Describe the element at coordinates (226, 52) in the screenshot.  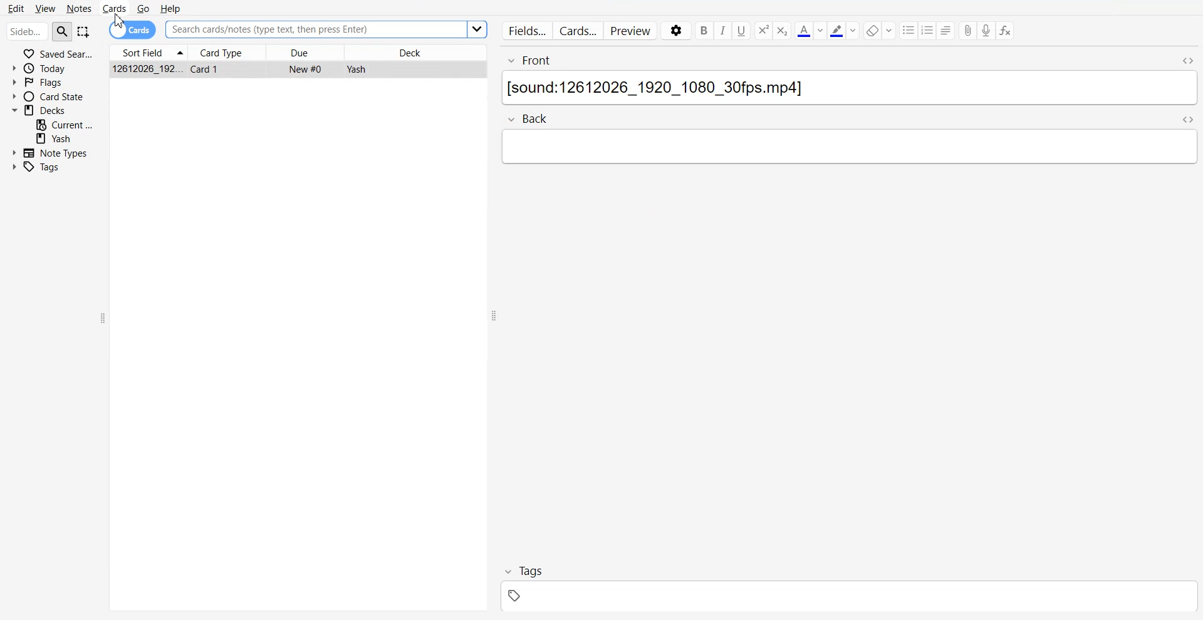
I see `Card Type` at that location.